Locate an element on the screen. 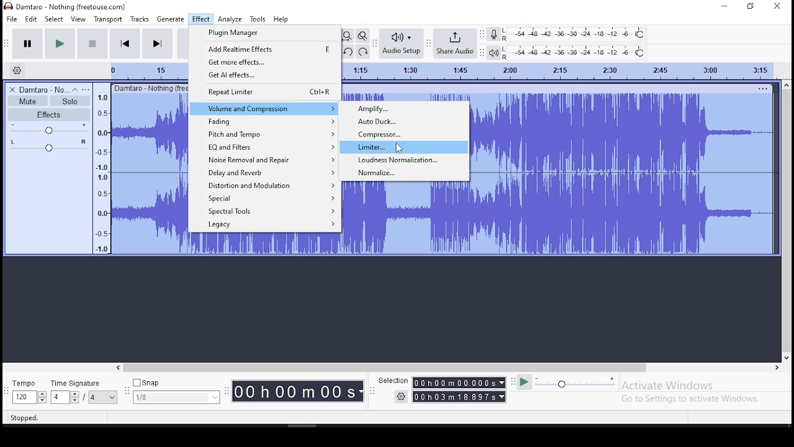 Image resolution: width=794 pixels, height=447 pixels. spectral tools is located at coordinates (267, 210).